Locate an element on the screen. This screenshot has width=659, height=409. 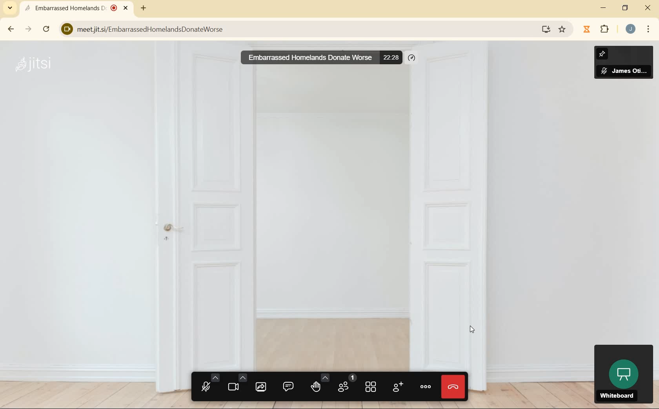
bookmark is located at coordinates (562, 29).